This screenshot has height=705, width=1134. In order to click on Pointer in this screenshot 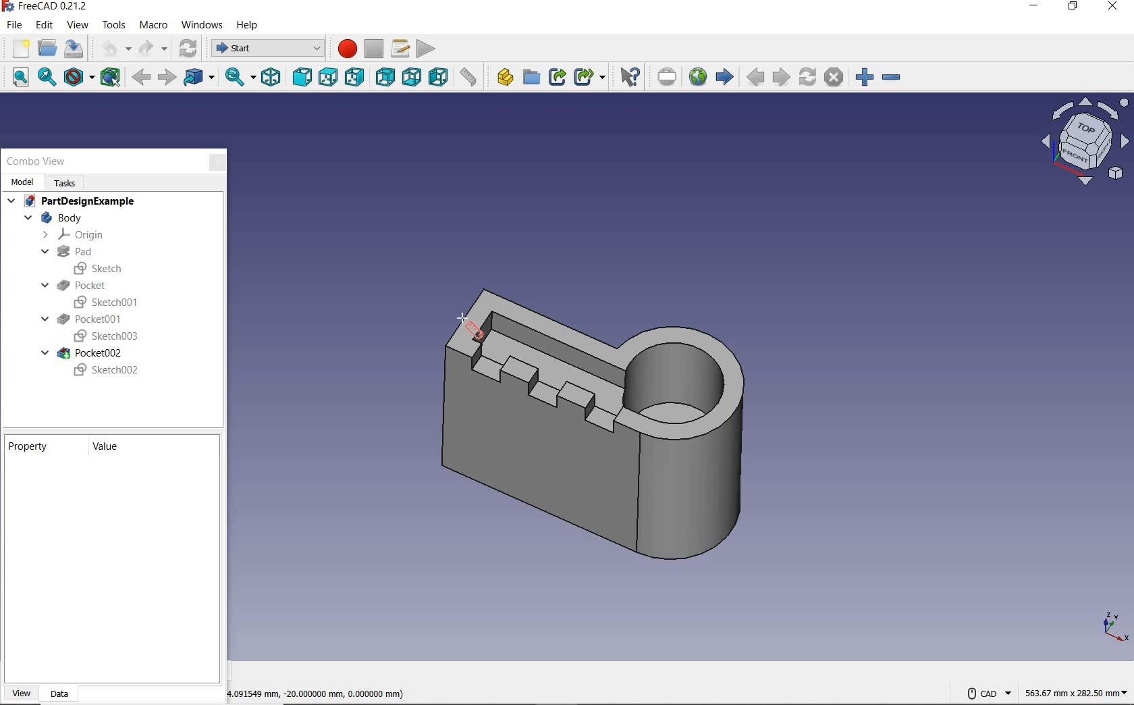, I will do `click(462, 316)`.